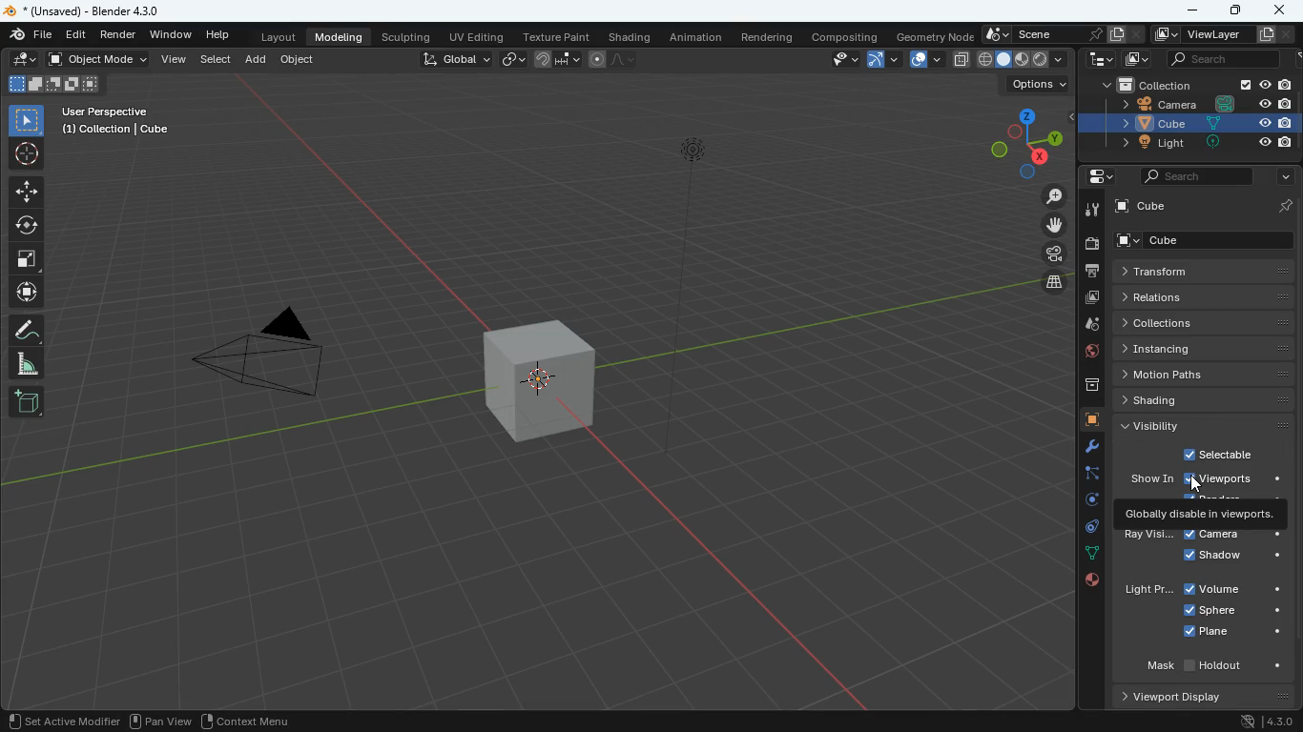  Describe the element at coordinates (98, 60) in the screenshot. I see `object mode` at that location.